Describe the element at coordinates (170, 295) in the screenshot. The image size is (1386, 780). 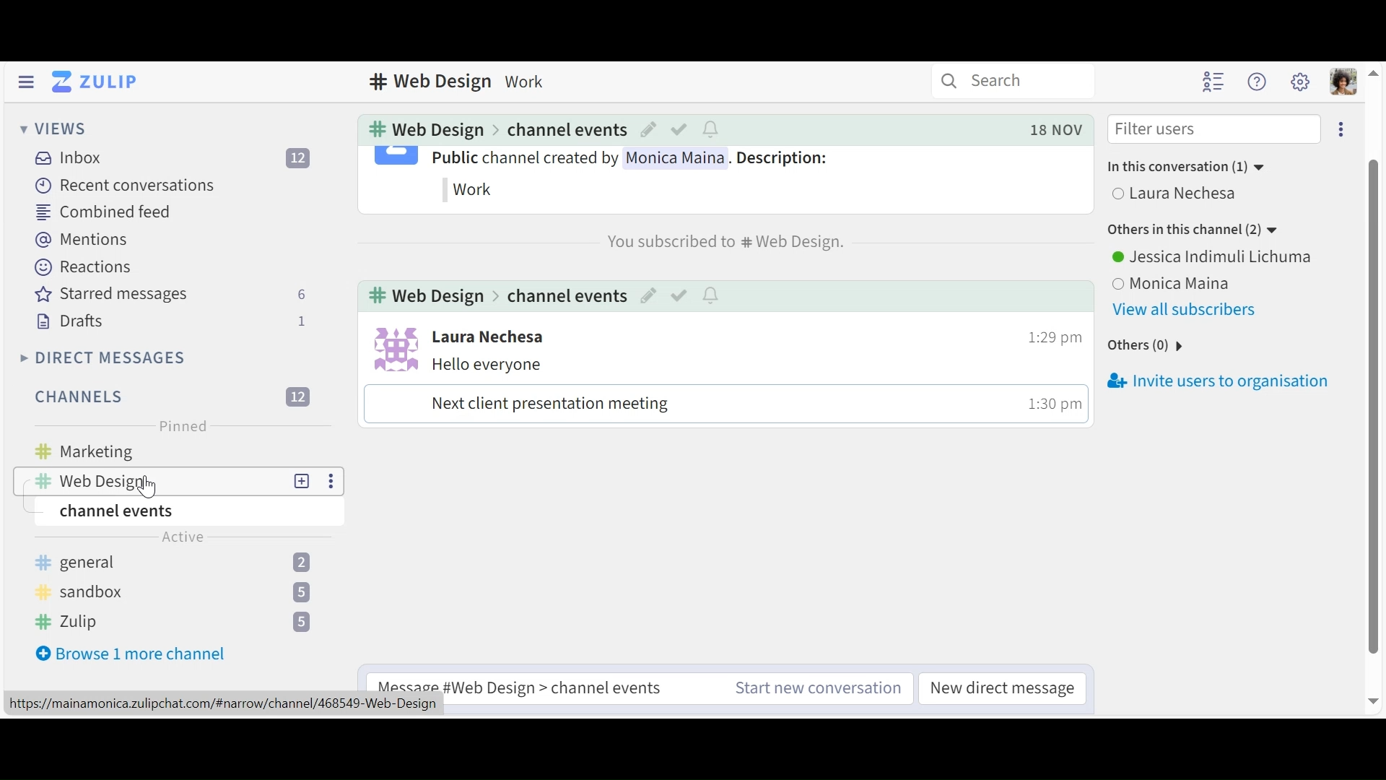
I see `Starred messages` at that location.